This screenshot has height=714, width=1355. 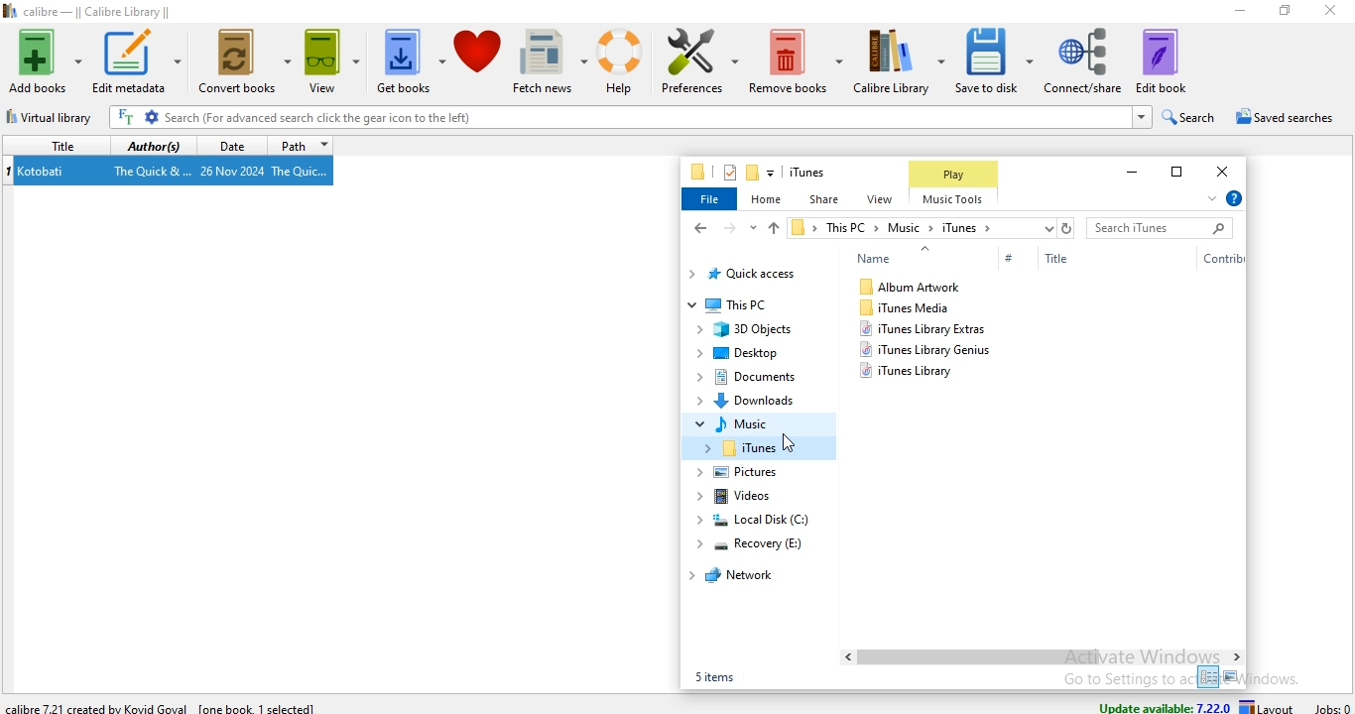 I want to click on 3D Objects, so click(x=747, y=331).